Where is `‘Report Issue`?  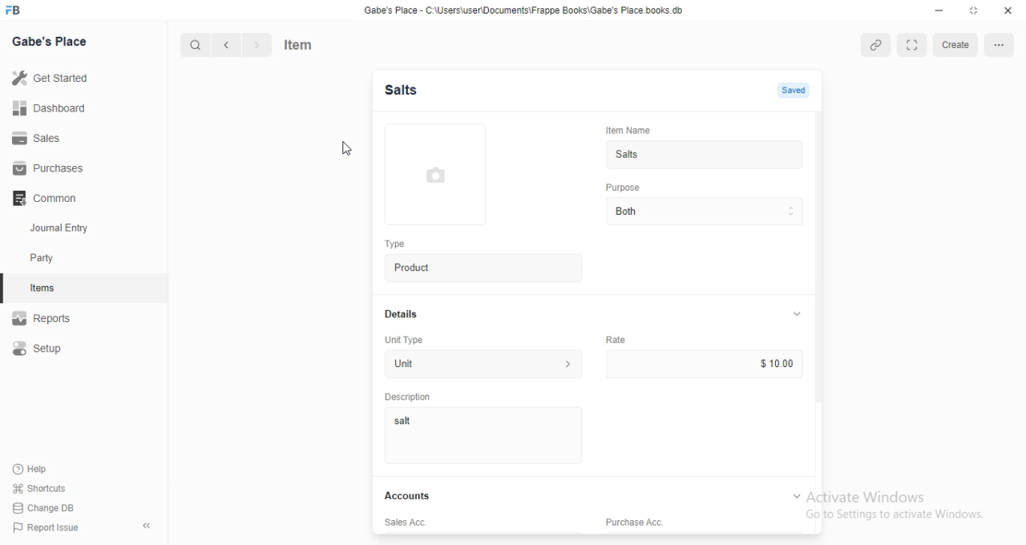
‘Report Issue is located at coordinates (49, 527).